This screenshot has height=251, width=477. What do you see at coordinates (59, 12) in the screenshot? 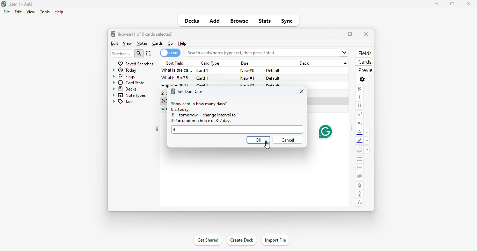
I see `help` at bounding box center [59, 12].